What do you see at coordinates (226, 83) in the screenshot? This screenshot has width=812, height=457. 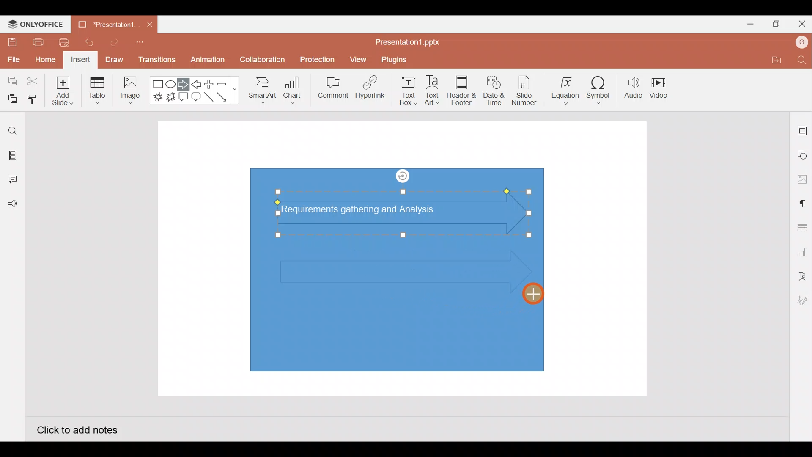 I see `Minus` at bounding box center [226, 83].